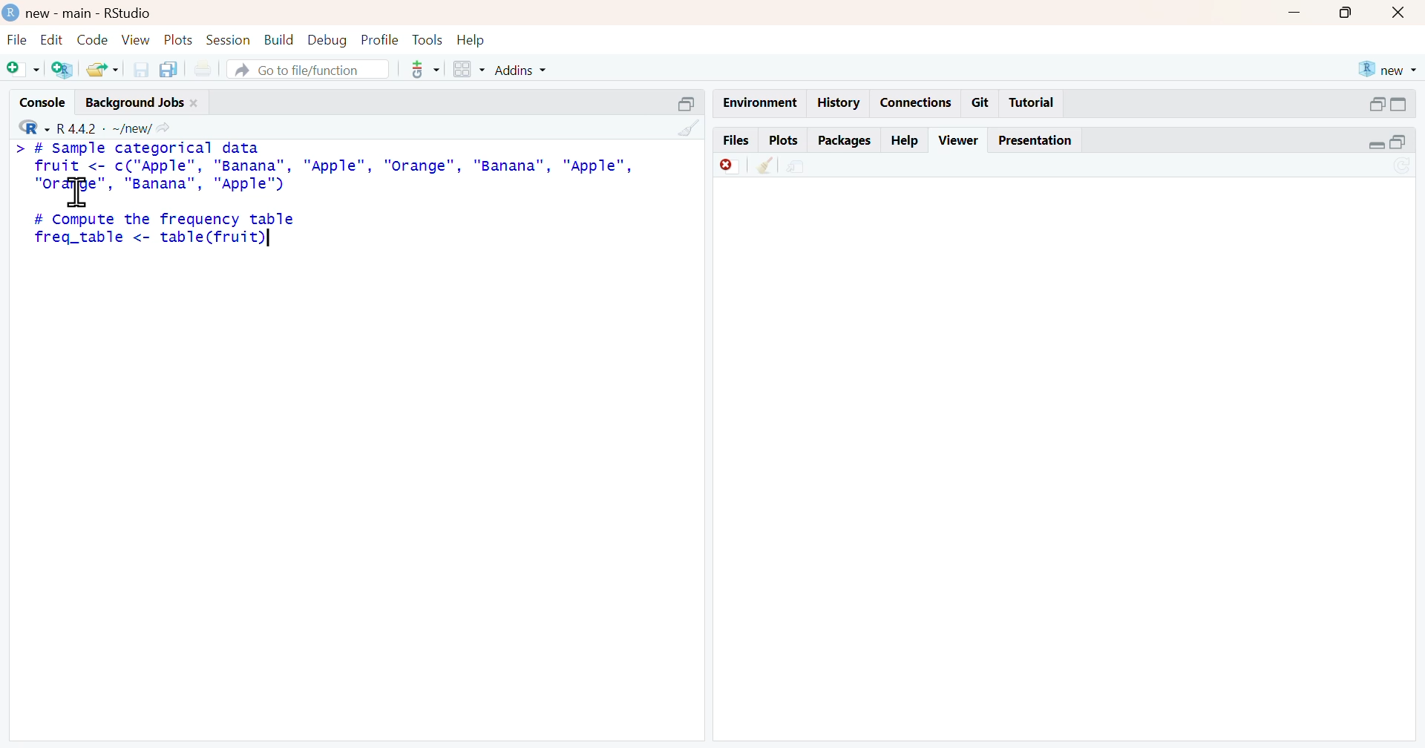  What do you see at coordinates (23, 70) in the screenshot?
I see `new script` at bounding box center [23, 70].